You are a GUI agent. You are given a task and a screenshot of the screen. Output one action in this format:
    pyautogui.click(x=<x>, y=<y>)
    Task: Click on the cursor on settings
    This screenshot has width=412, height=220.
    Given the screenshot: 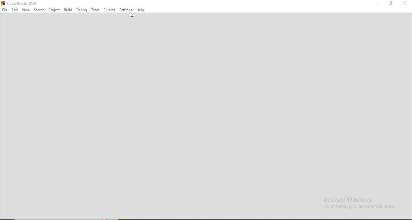 What is the action you would take?
    pyautogui.click(x=130, y=14)
    